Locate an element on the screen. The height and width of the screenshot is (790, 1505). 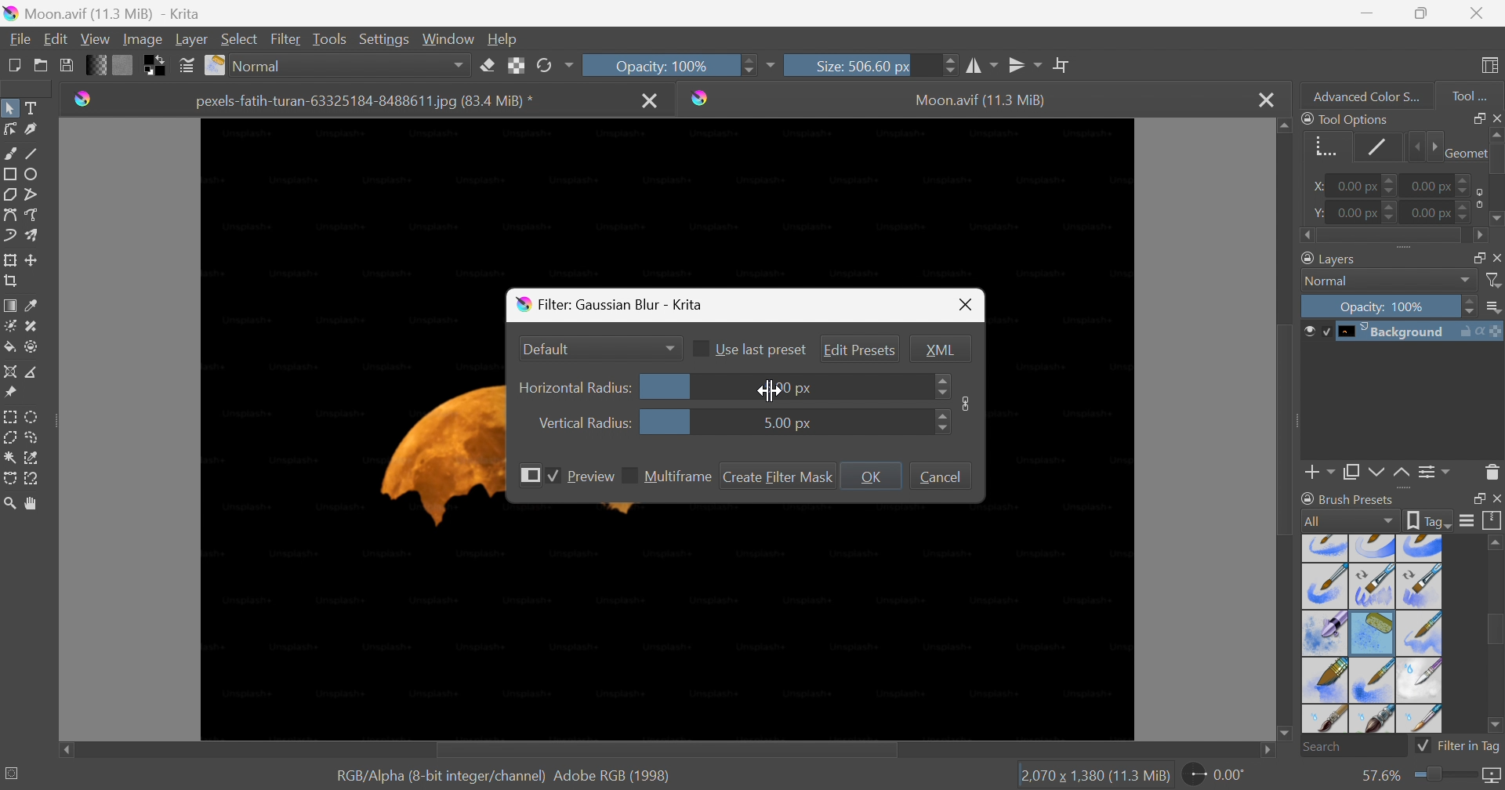
Previous is located at coordinates (1413, 147).